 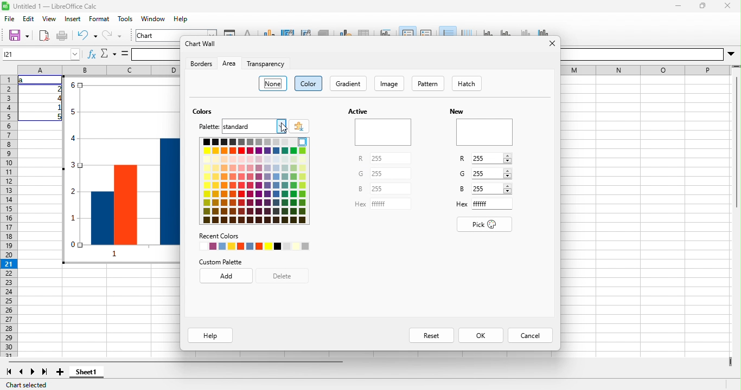 What do you see at coordinates (386, 32) in the screenshot?
I see `title` at bounding box center [386, 32].